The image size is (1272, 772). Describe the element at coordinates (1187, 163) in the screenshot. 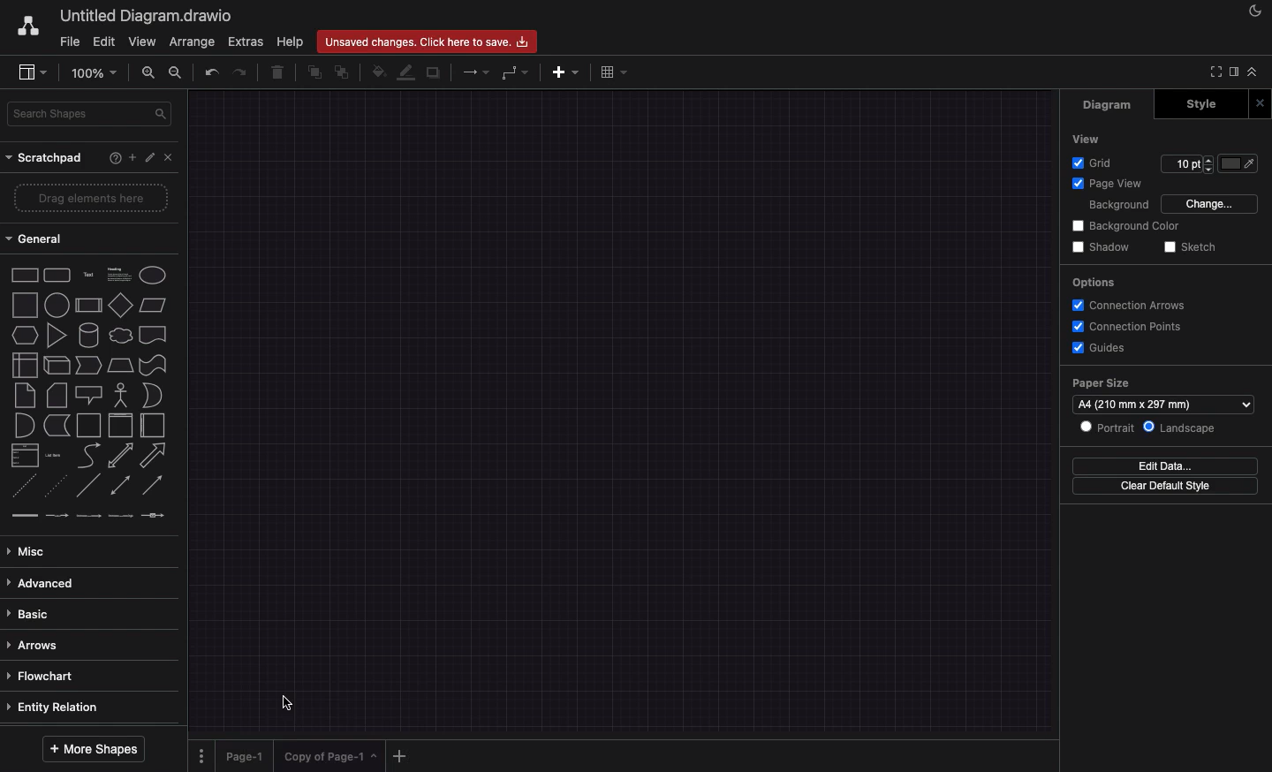

I see `Input for Grid points` at that location.